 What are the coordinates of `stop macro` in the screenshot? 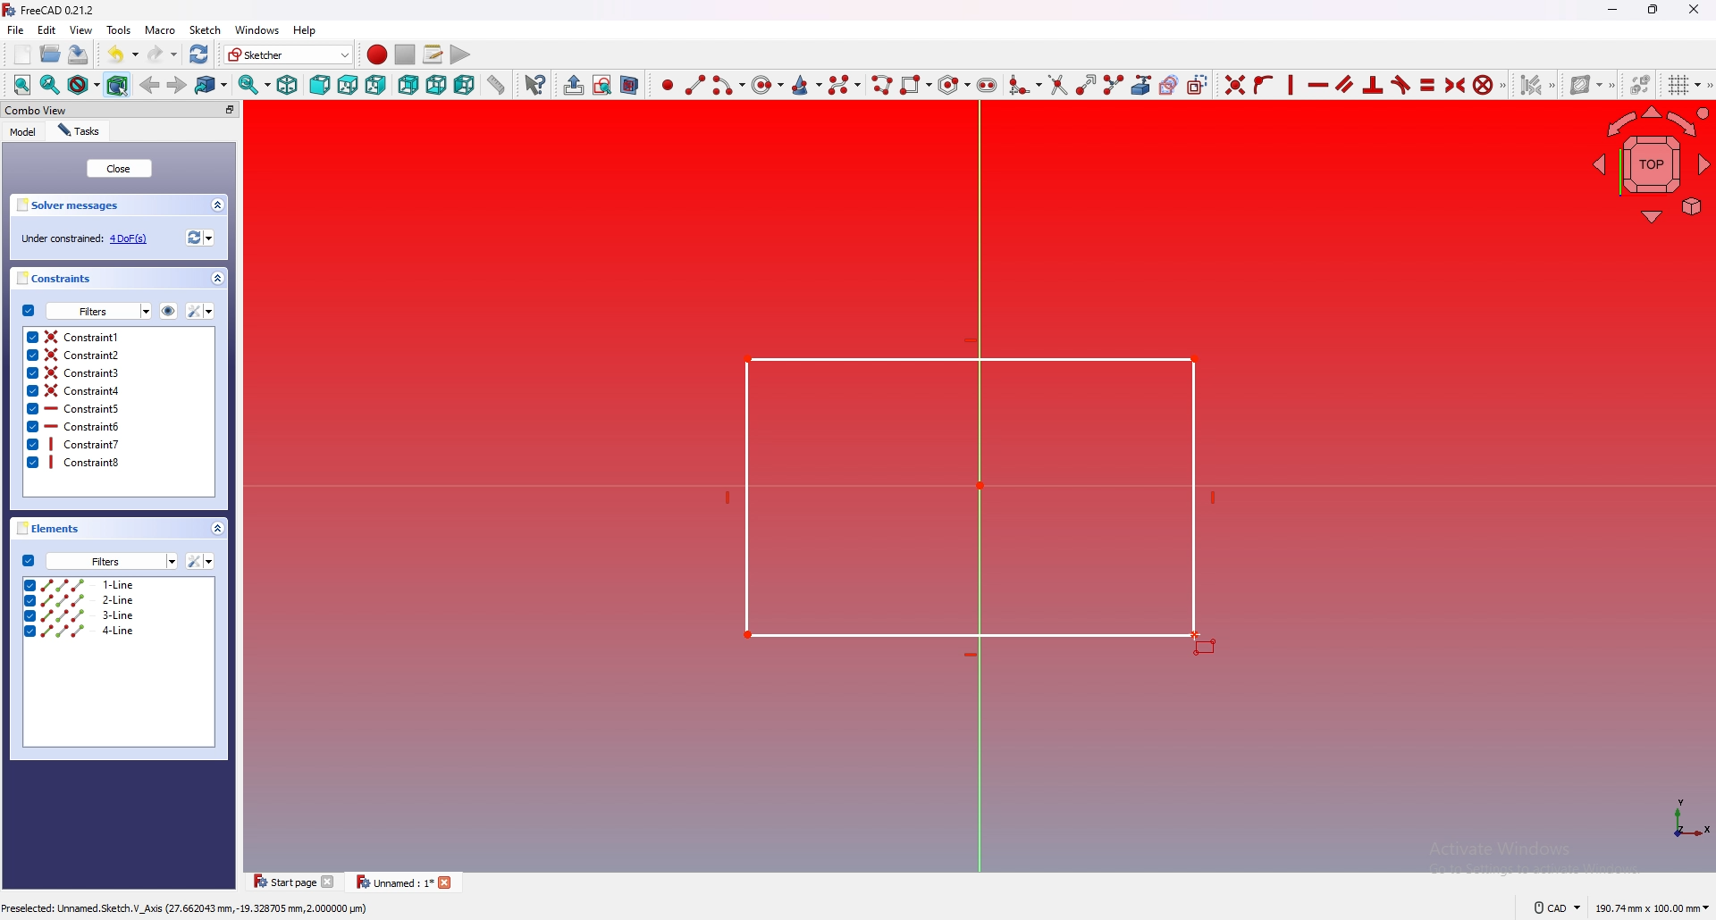 It's located at (404, 54).